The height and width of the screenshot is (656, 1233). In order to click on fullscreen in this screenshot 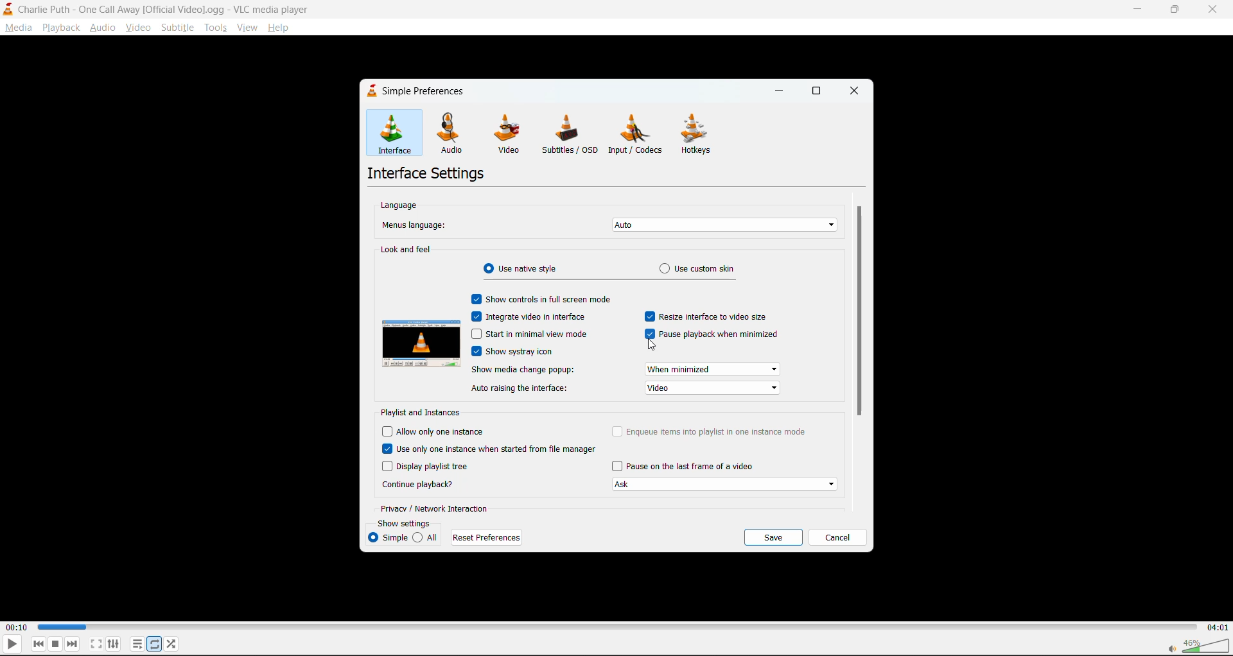, I will do `click(94, 644)`.